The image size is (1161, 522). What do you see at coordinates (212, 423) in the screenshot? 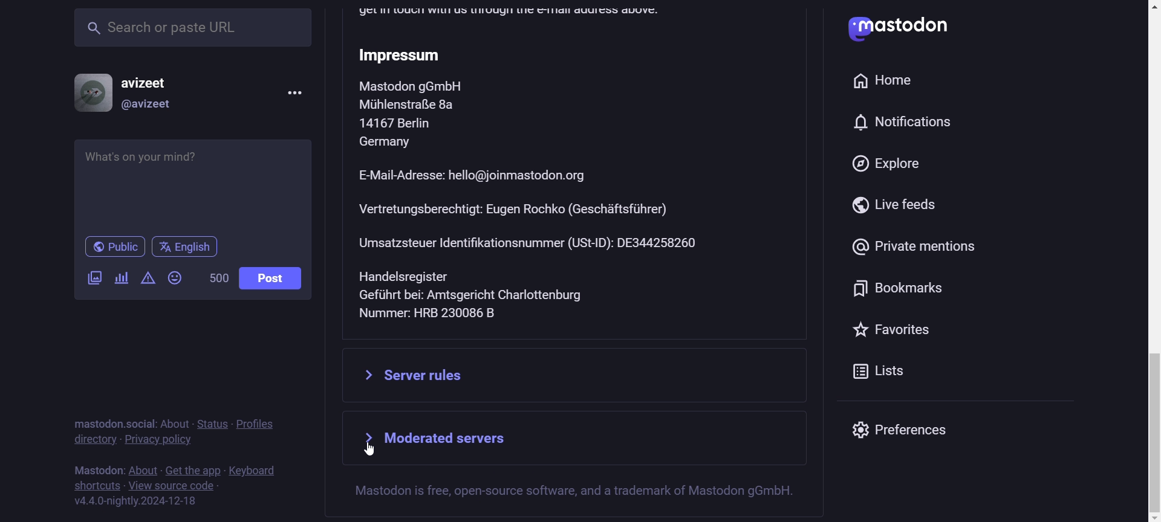
I see `status` at bounding box center [212, 423].